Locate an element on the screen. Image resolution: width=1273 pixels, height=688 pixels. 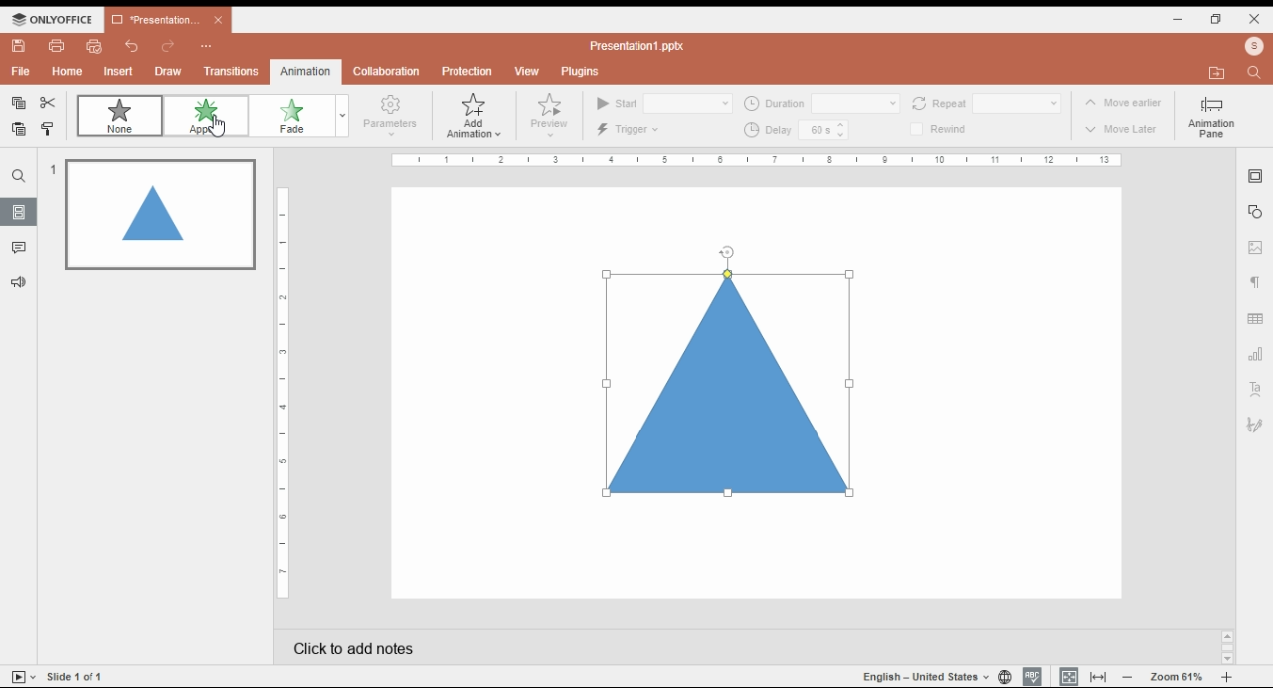
fit to slide is located at coordinates (1068, 677).